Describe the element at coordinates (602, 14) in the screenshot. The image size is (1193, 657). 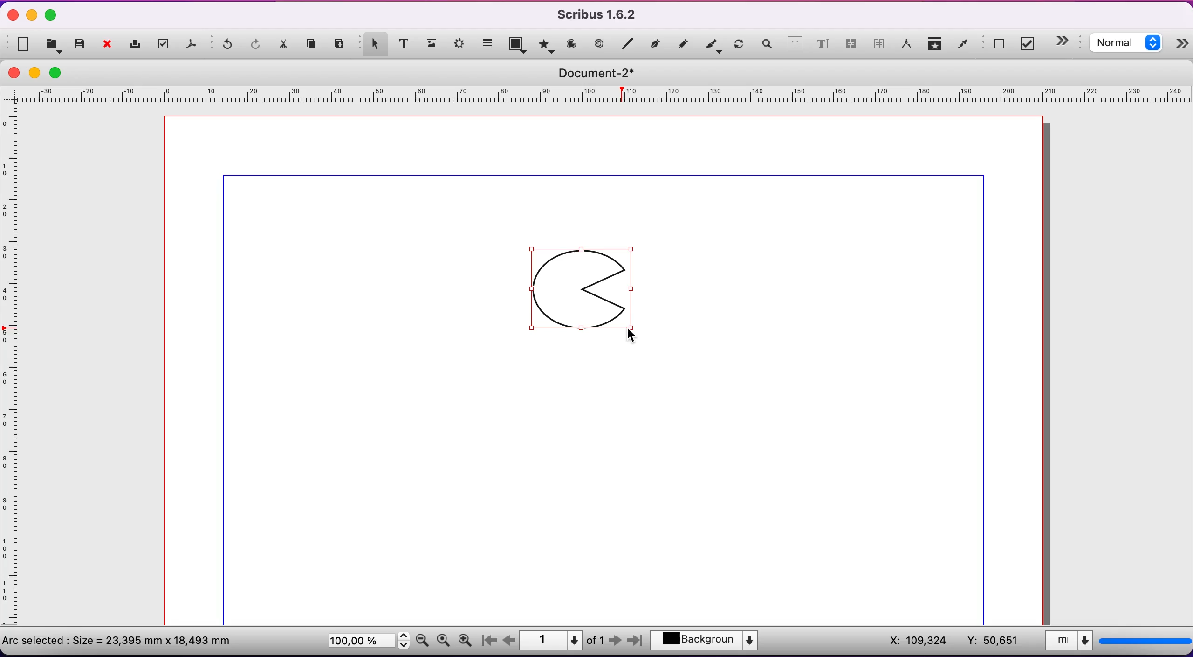
I see `scribus` at that location.